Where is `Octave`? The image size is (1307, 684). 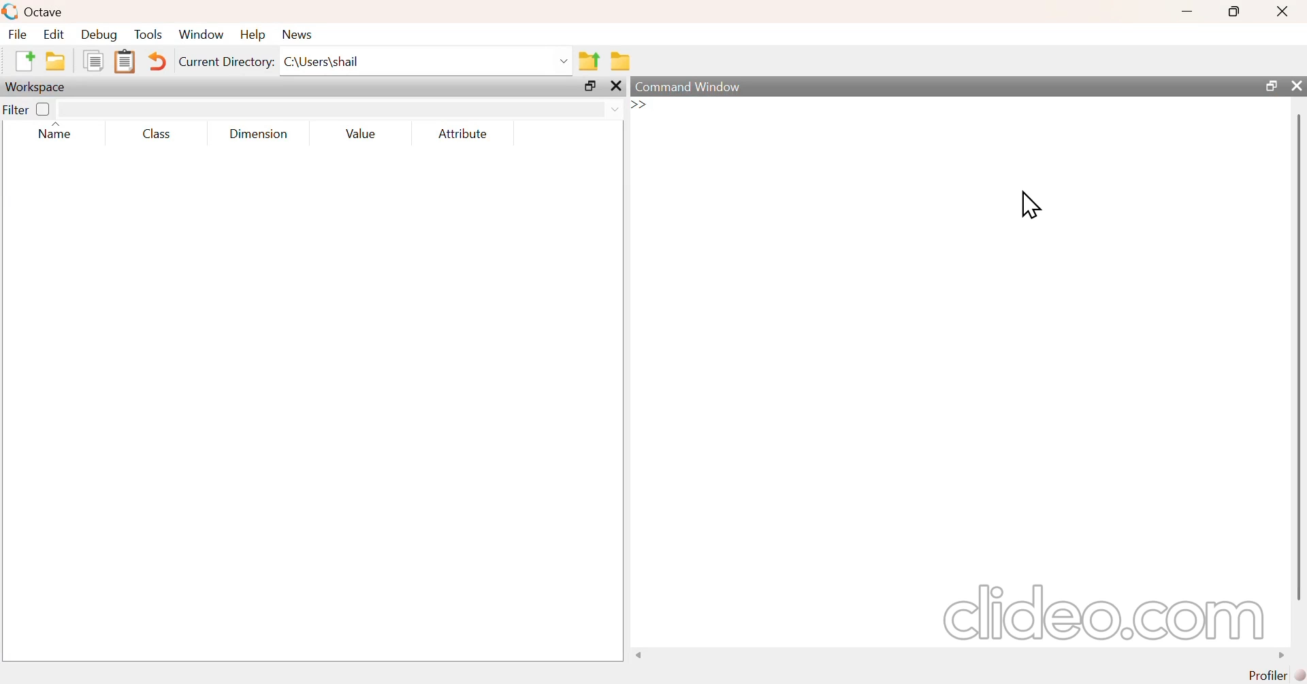
Octave is located at coordinates (47, 10).